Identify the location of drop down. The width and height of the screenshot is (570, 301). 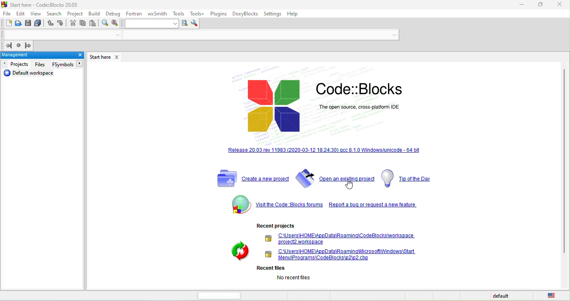
(393, 35).